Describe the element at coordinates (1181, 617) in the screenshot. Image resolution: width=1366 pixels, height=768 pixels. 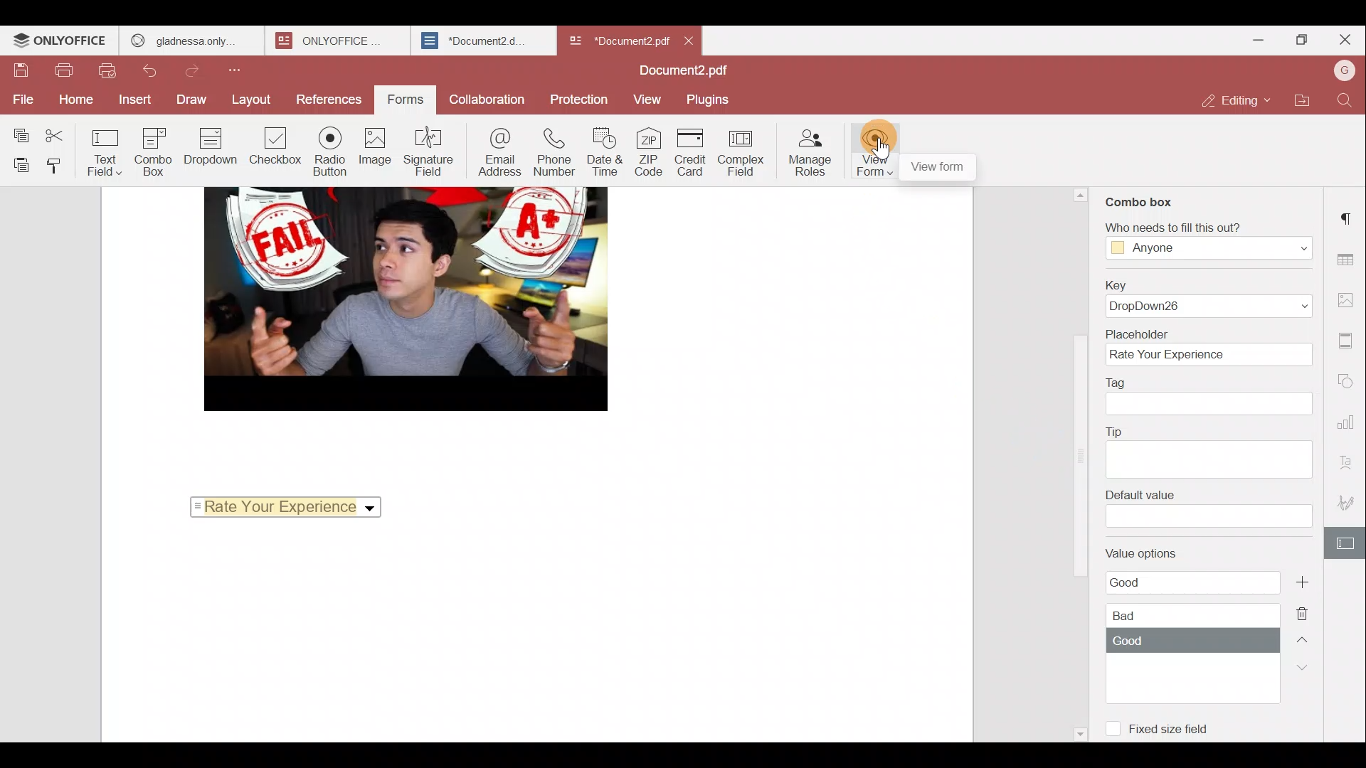
I see `Value options` at that location.